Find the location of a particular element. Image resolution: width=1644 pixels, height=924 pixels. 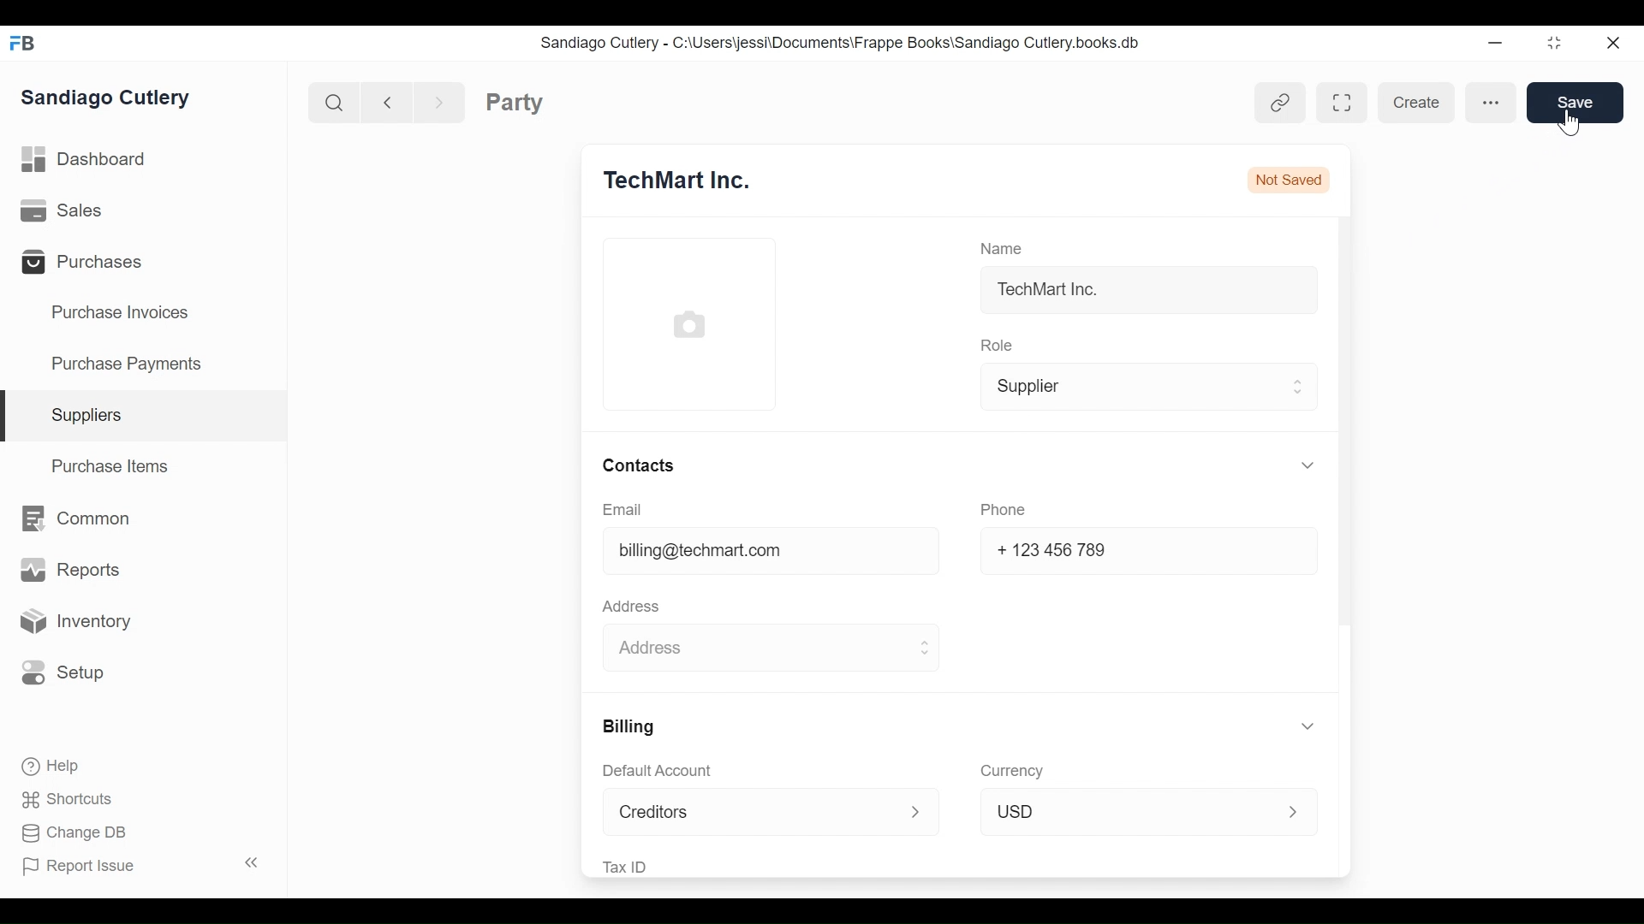

+123 456 789 is located at coordinates (1054, 549).